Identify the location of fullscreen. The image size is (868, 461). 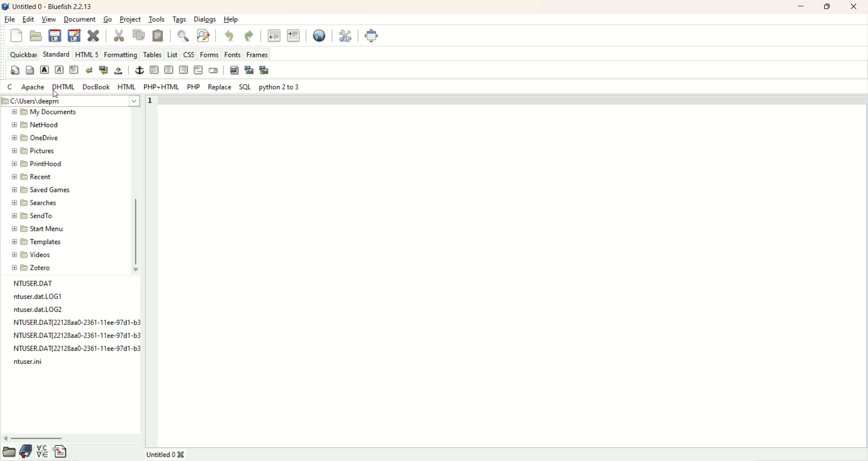
(372, 36).